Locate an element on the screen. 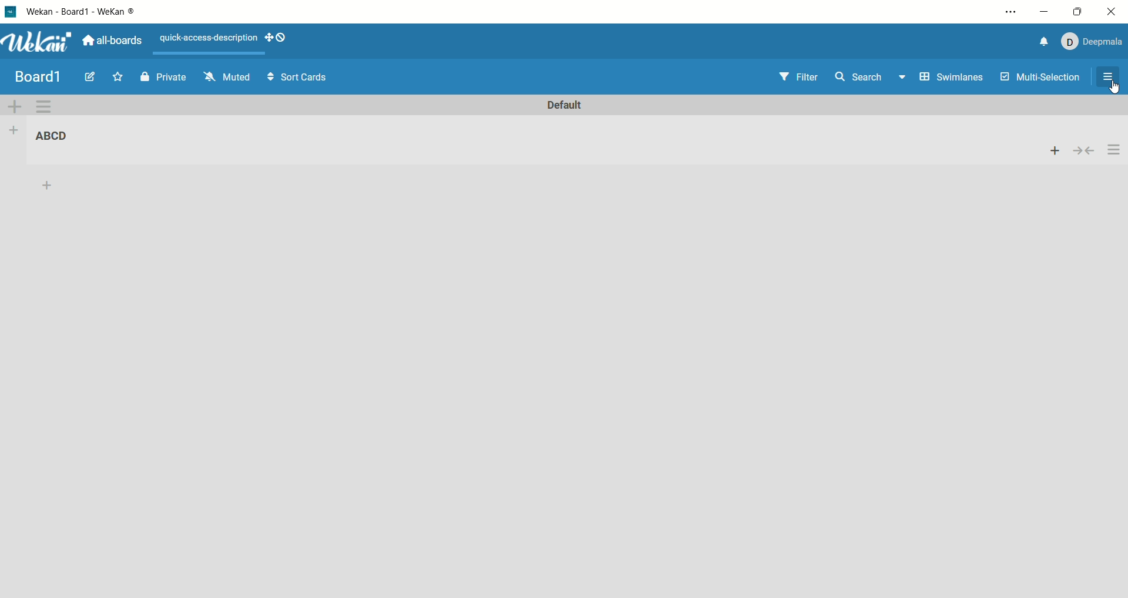  cursor is located at coordinates (1114, 91).